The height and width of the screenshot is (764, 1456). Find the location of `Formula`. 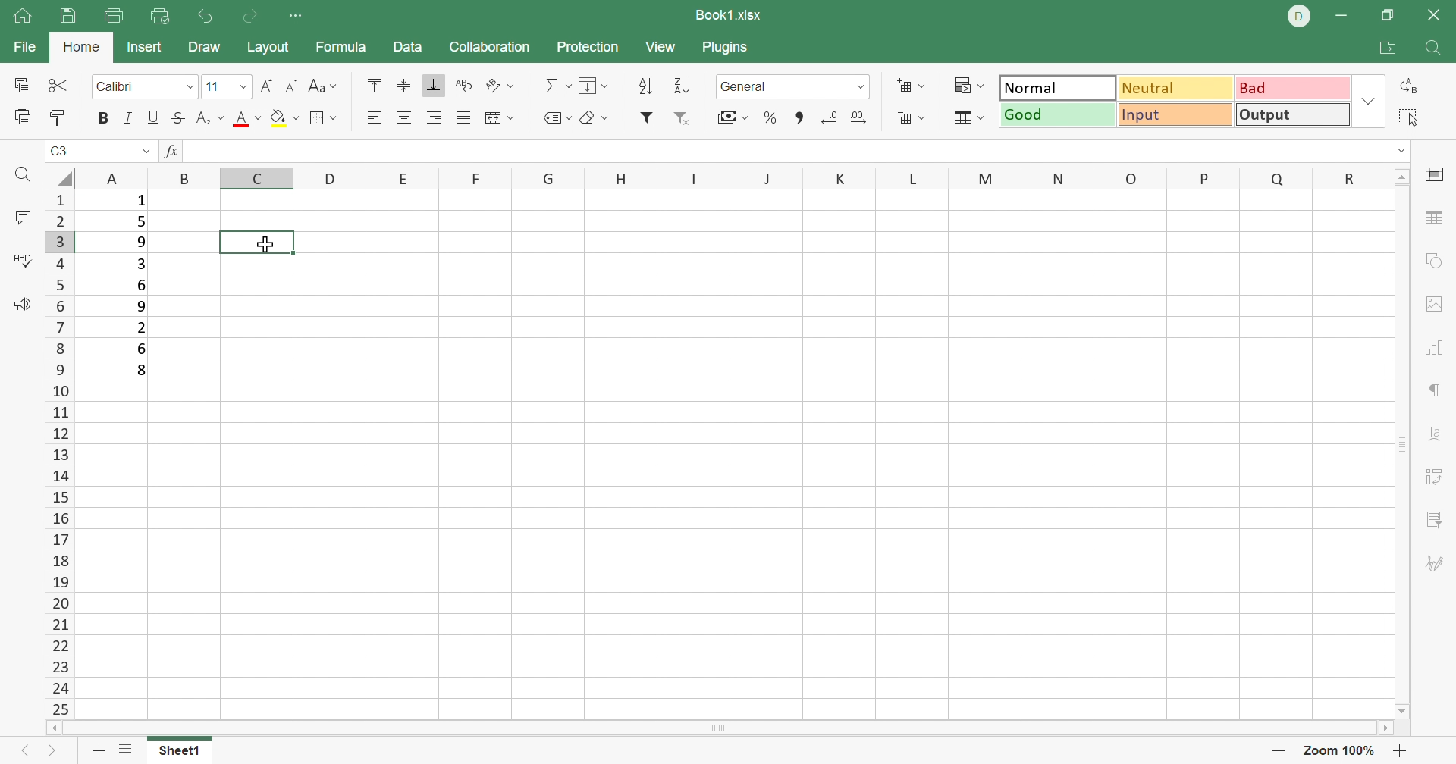

Formula is located at coordinates (340, 49).